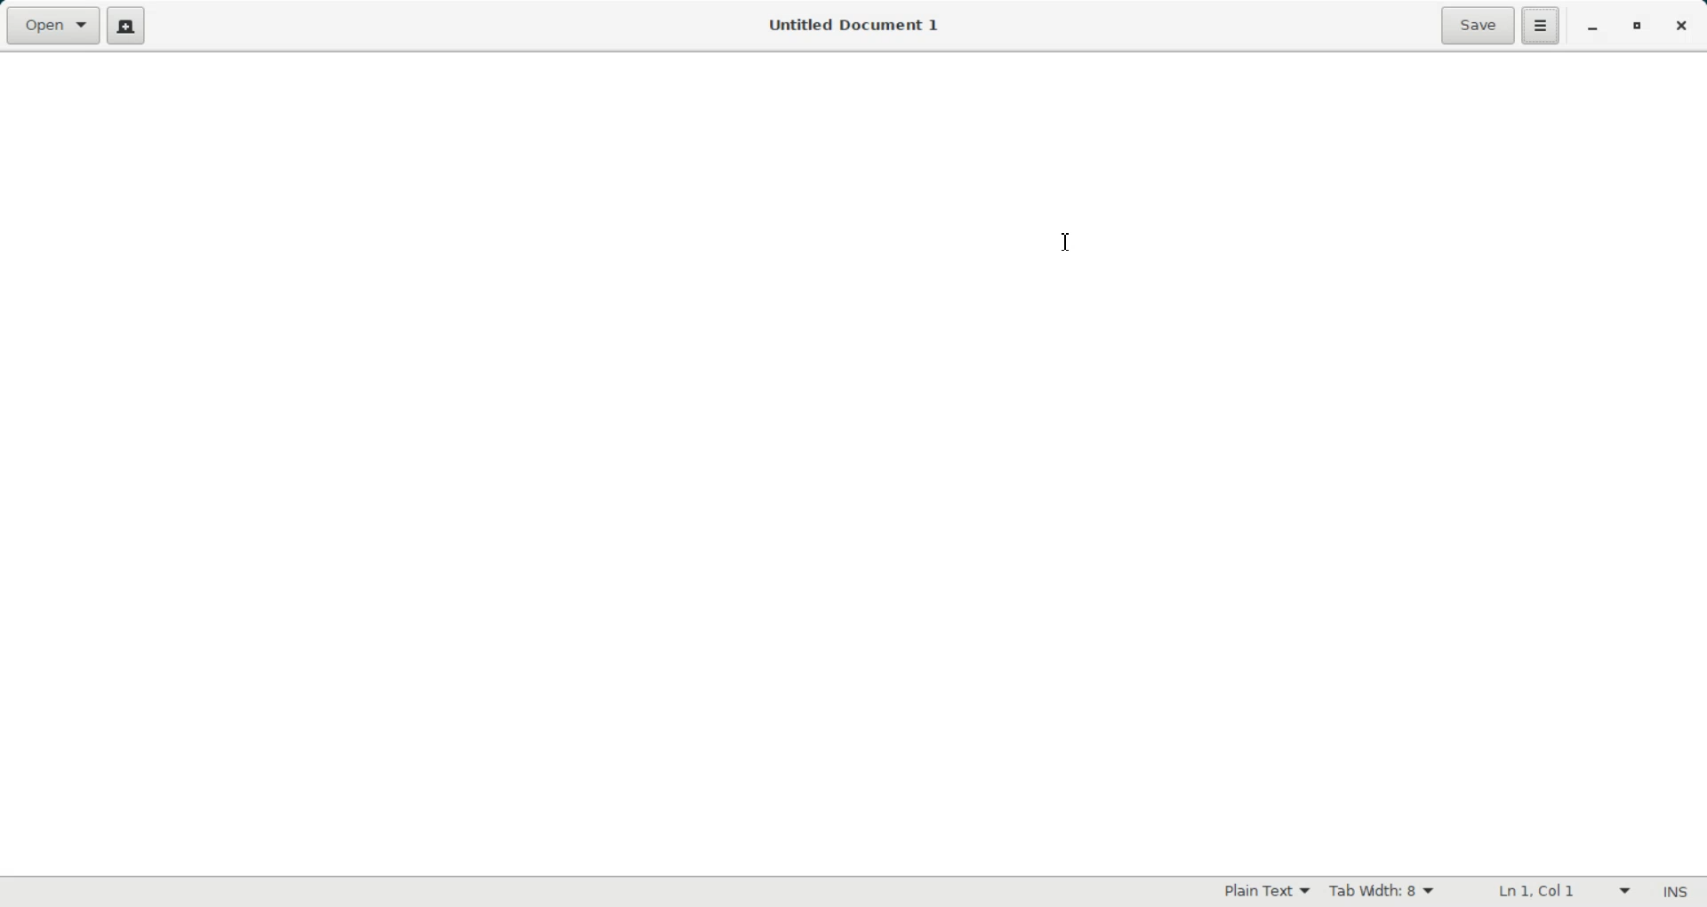  I want to click on Untitled Document 1, so click(855, 27).